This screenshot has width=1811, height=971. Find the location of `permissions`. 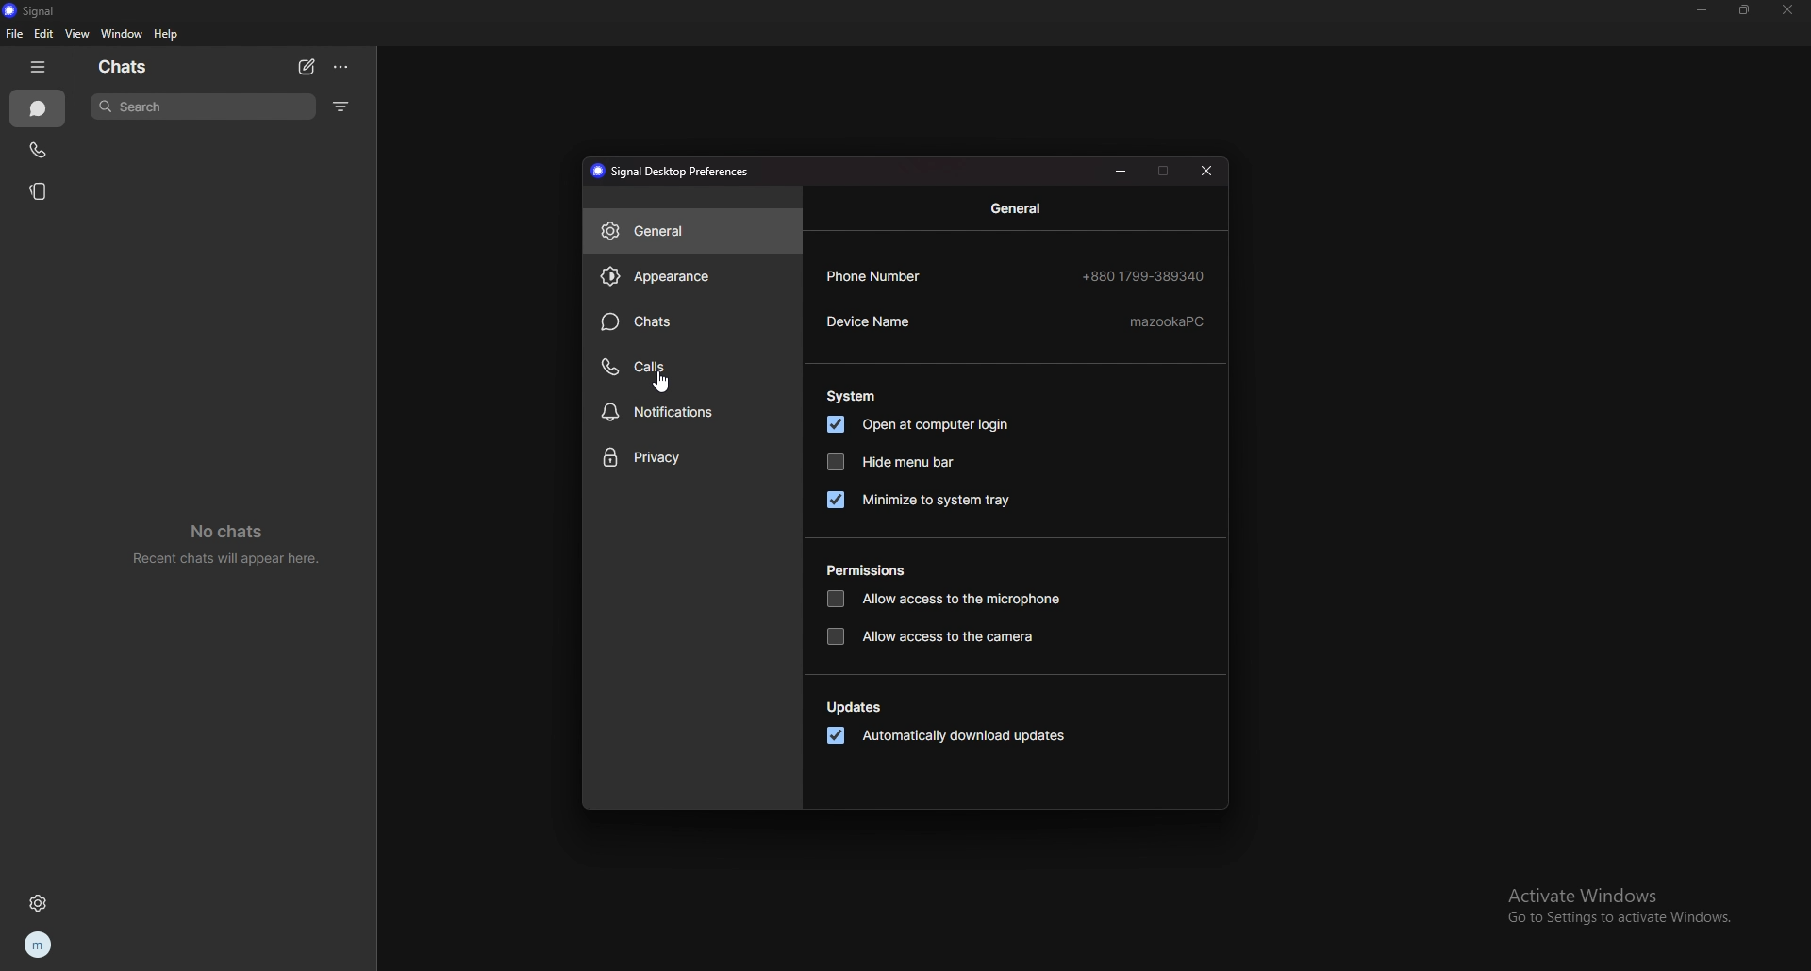

permissions is located at coordinates (865, 572).